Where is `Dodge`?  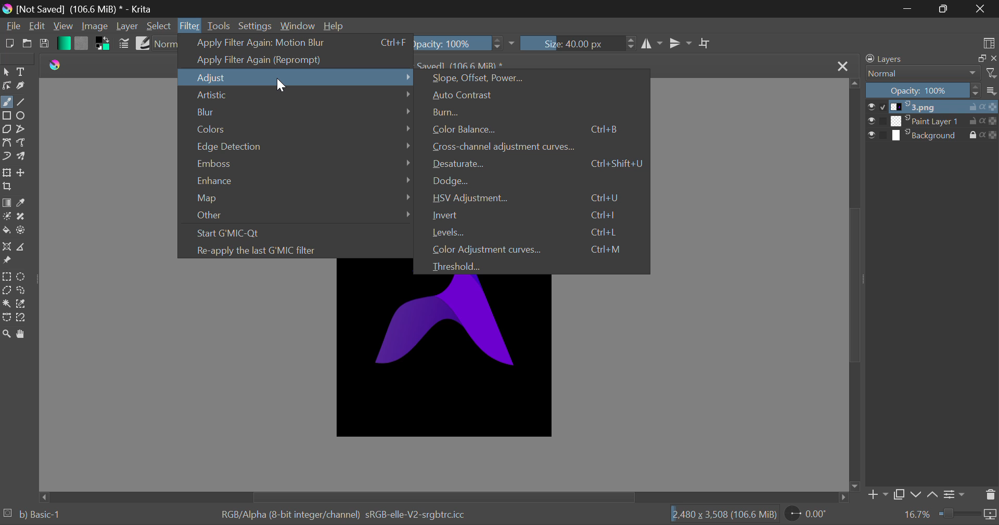
Dodge is located at coordinates (538, 181).